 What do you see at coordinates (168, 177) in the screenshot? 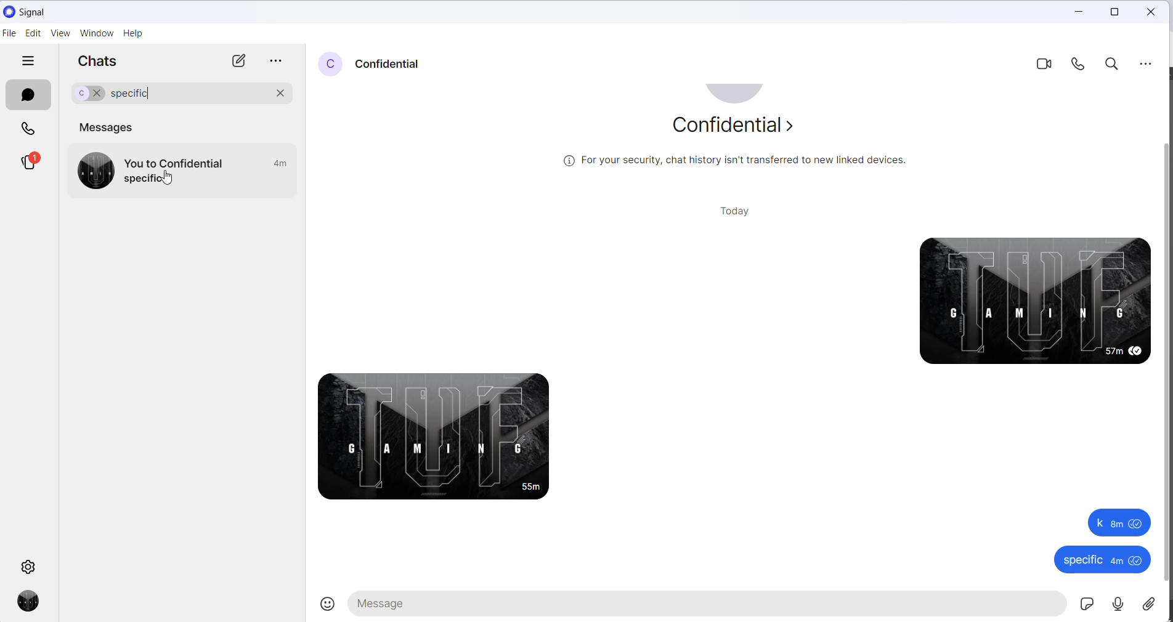
I see `cursor` at bounding box center [168, 177].